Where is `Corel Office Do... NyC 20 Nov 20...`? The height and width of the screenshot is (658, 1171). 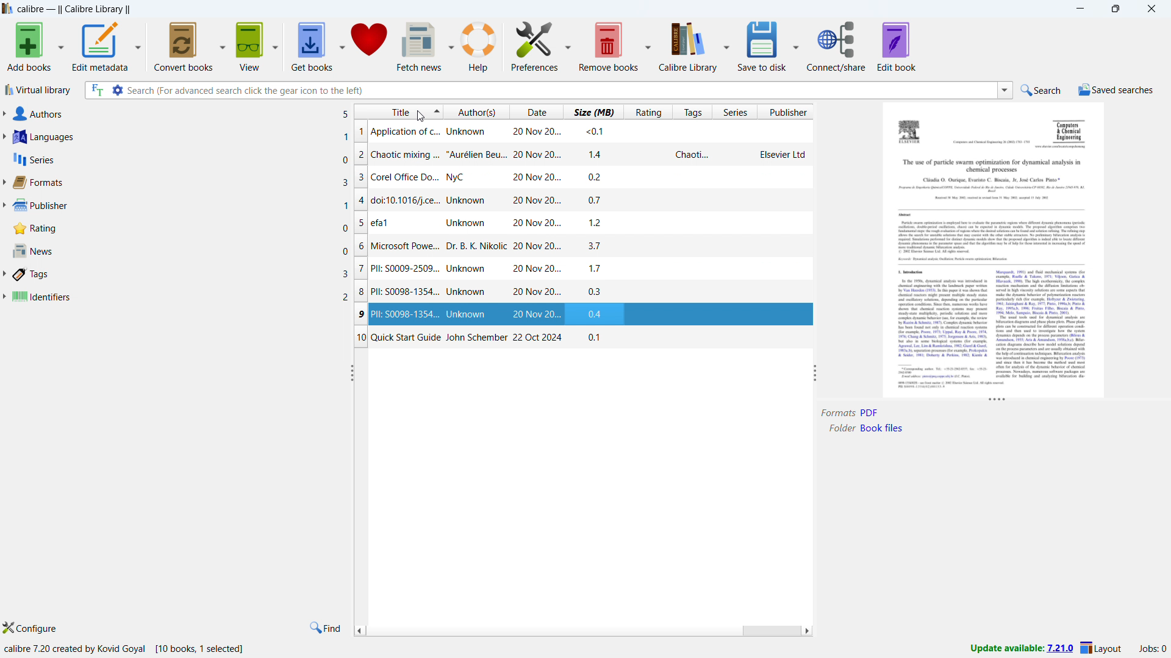
Corel Office Do... NyC 20 Nov 20... is located at coordinates (463, 178).